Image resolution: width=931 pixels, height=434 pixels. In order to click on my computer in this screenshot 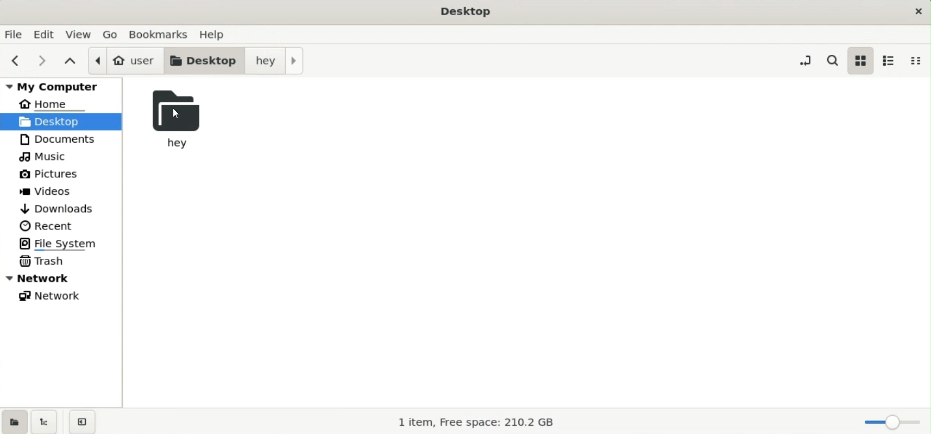, I will do `click(64, 86)`.